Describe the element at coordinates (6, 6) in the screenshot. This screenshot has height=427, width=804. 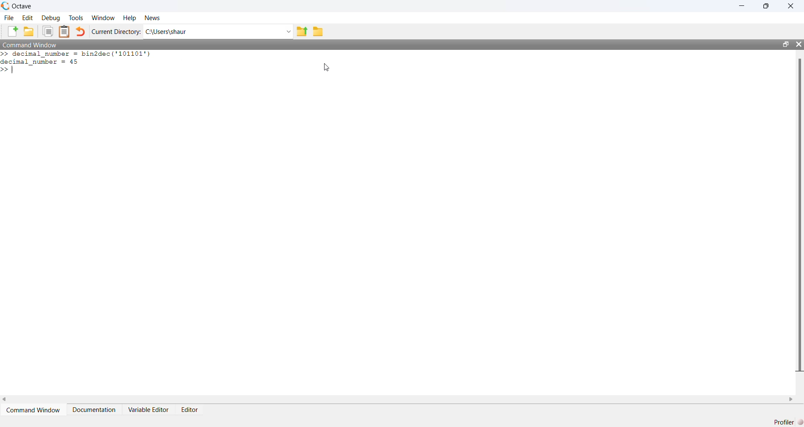
I see `logo` at that location.